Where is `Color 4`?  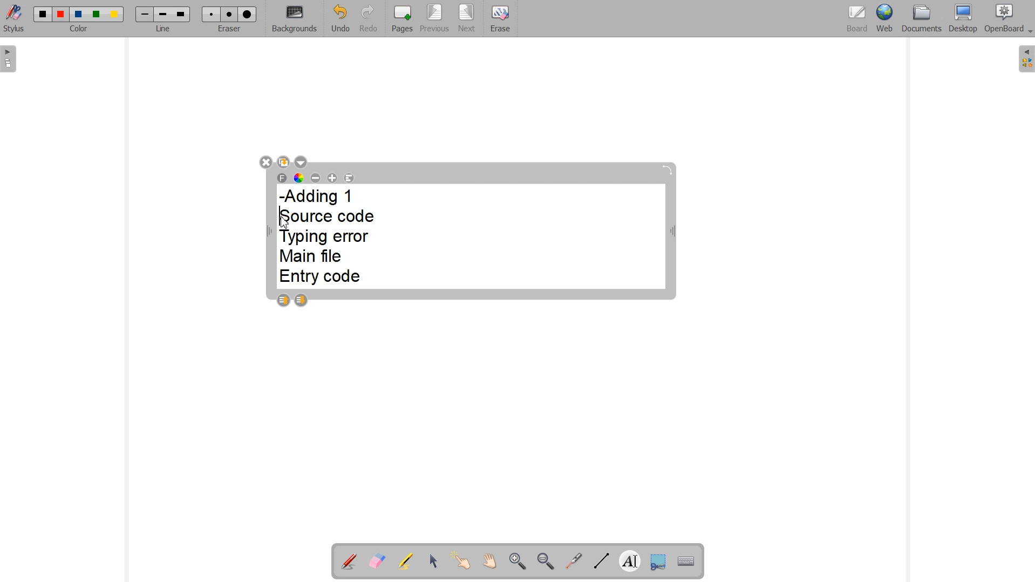
Color 4 is located at coordinates (98, 14).